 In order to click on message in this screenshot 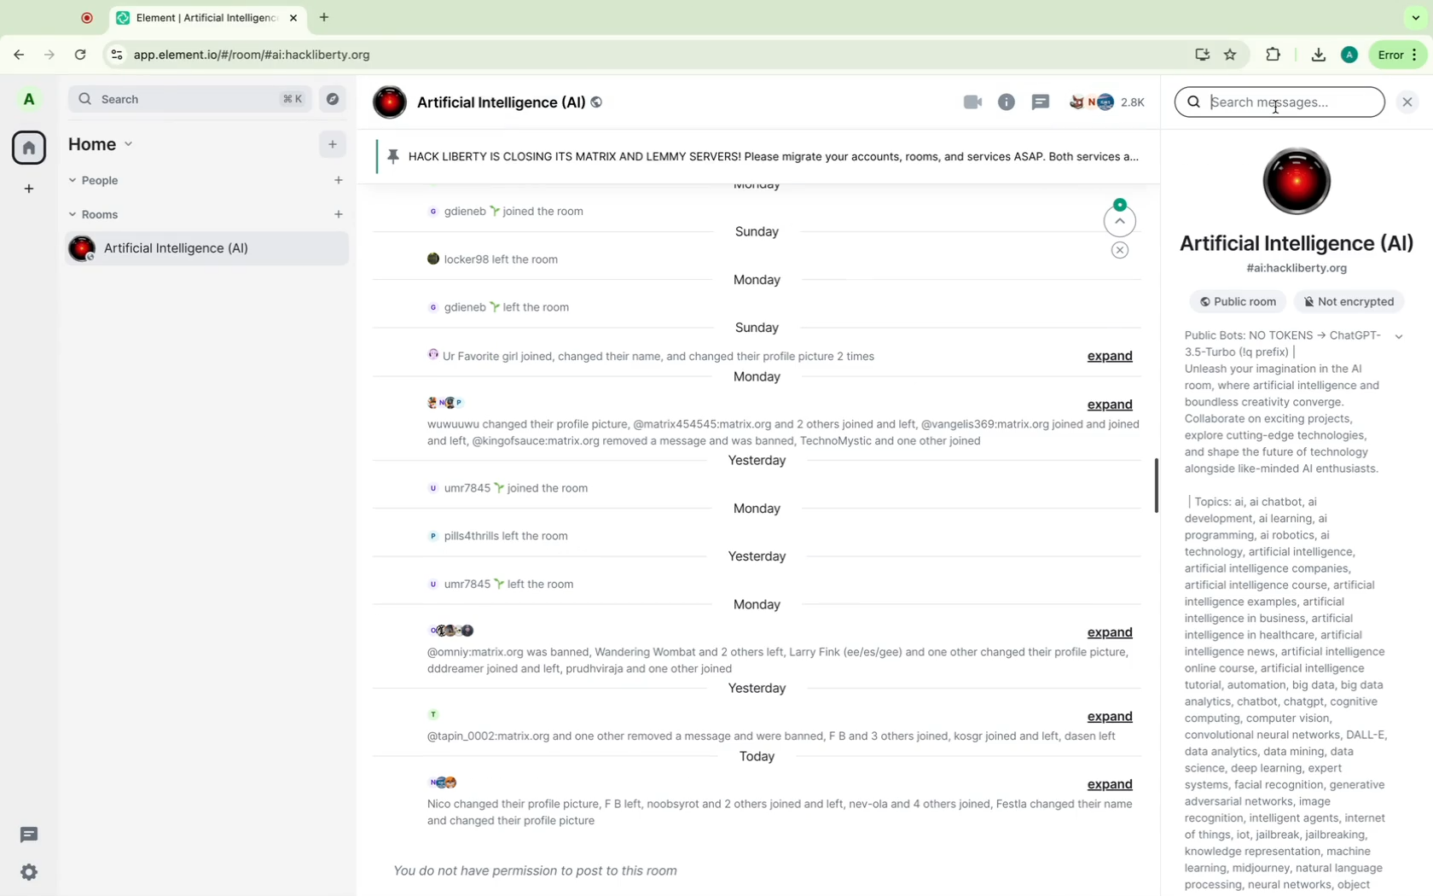, I will do `click(507, 539)`.